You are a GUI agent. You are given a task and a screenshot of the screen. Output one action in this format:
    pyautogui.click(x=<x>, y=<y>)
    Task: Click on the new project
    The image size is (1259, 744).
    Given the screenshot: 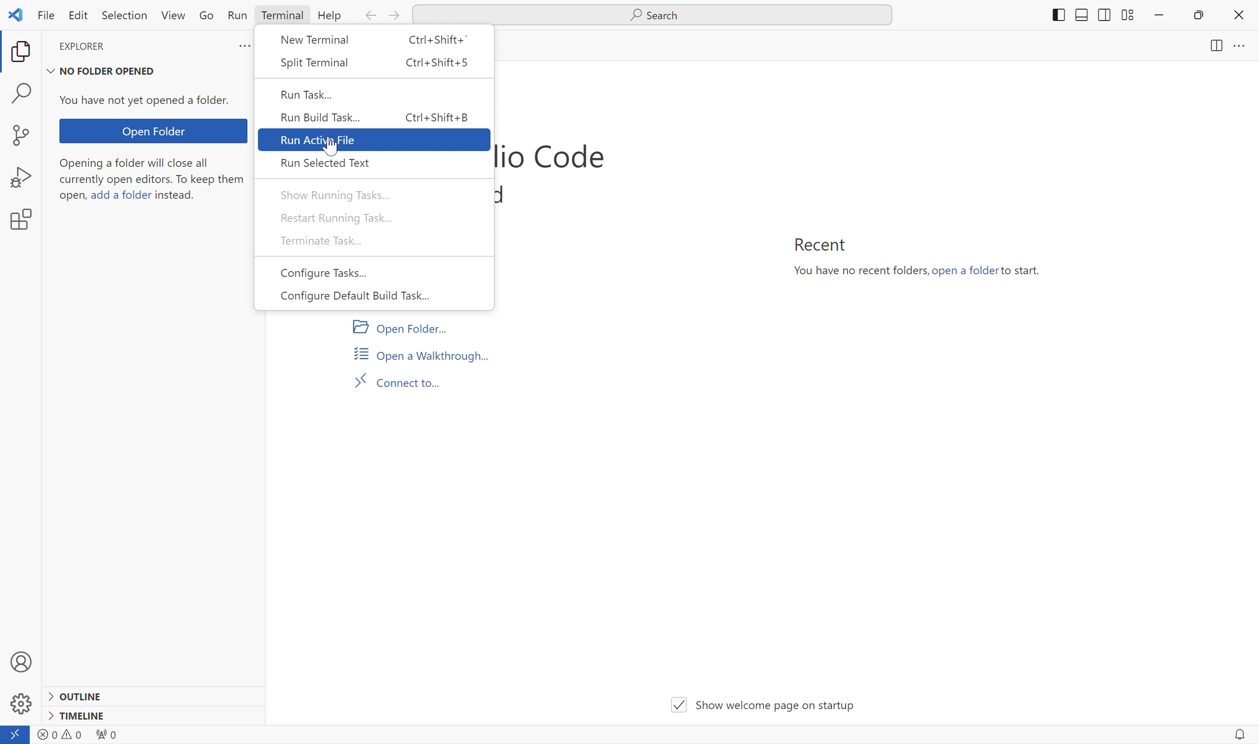 What is the action you would take?
    pyautogui.click(x=27, y=135)
    